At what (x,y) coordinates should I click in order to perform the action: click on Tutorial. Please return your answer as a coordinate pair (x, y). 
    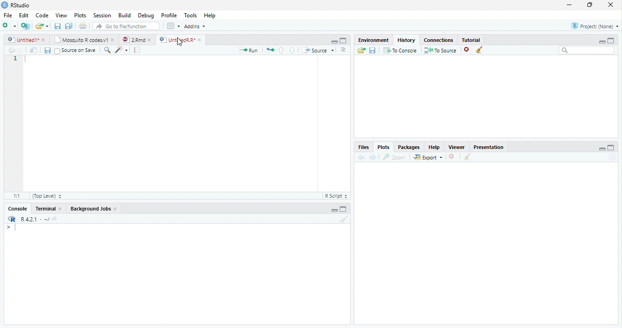
    Looking at the image, I should click on (471, 39).